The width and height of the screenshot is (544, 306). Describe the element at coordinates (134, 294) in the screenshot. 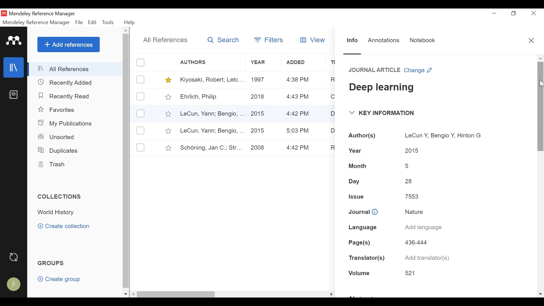

I see `Scroll Right` at that location.